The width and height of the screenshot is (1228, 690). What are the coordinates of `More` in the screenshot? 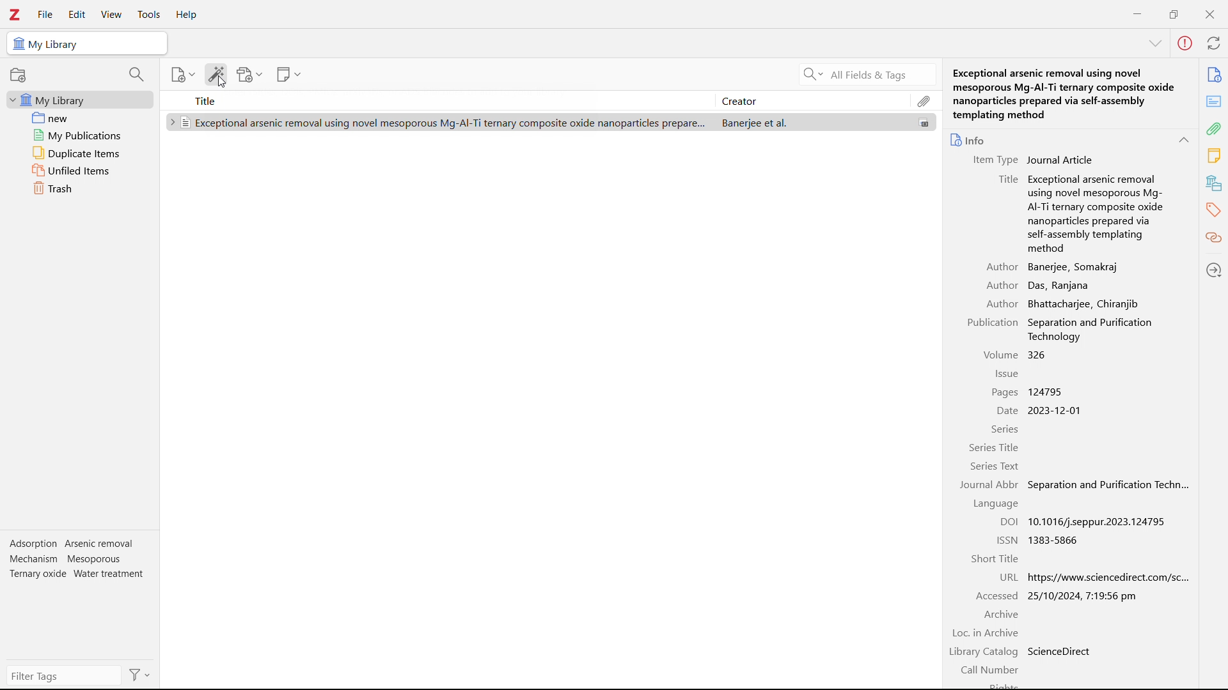 It's located at (1155, 44).